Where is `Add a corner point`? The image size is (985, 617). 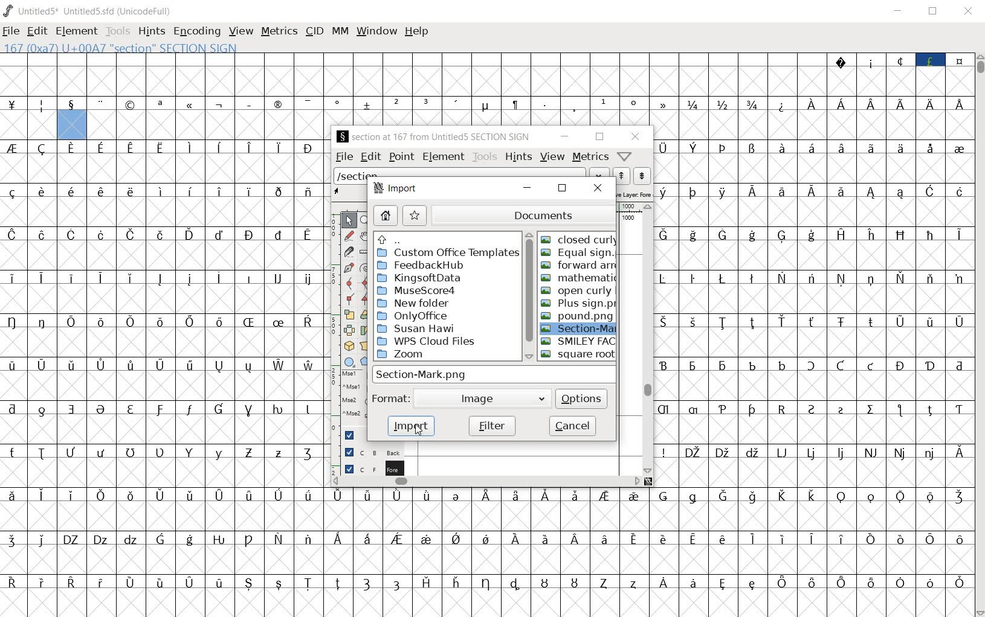 Add a corner point is located at coordinates (364, 299).